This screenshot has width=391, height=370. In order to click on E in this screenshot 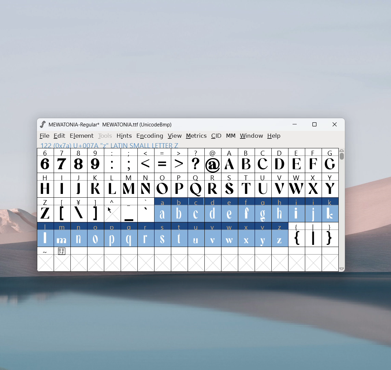, I will do `click(296, 160)`.